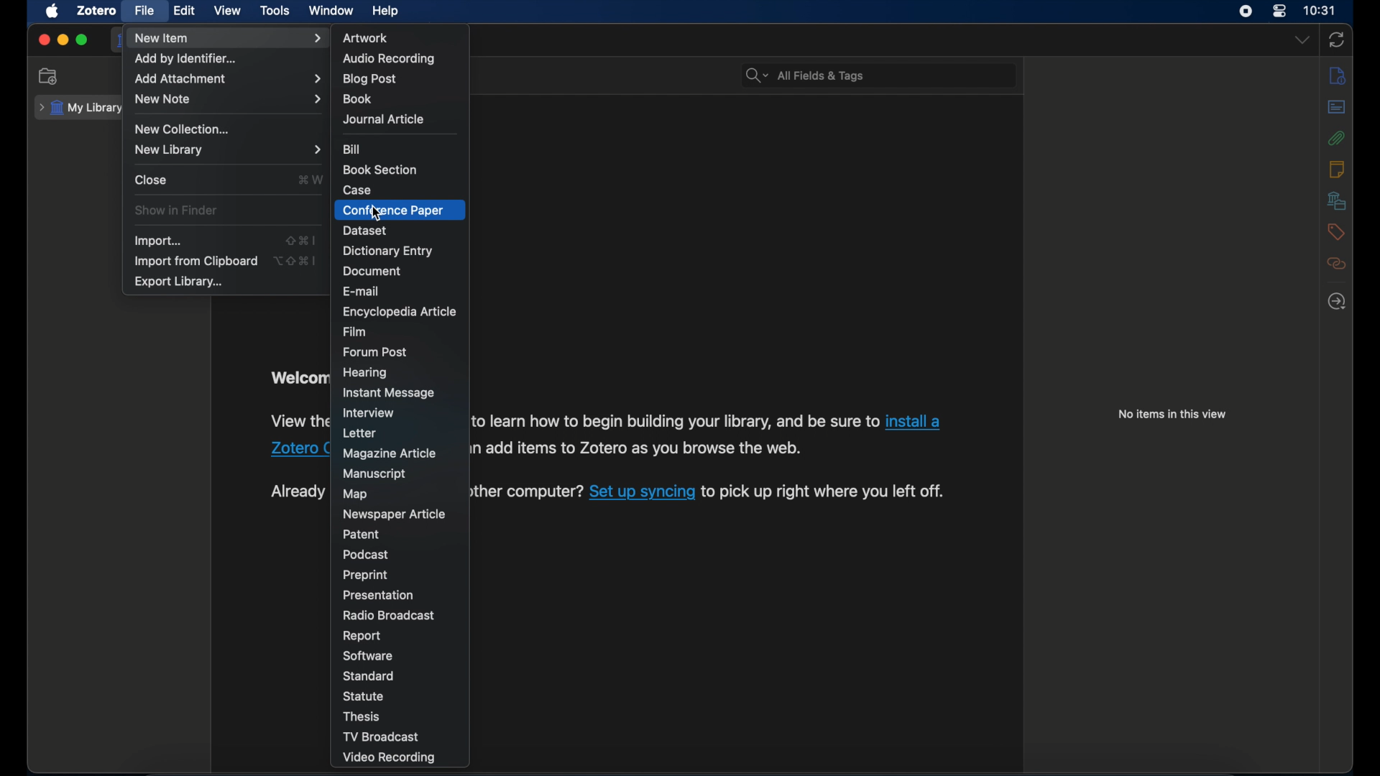 This screenshot has width=1380, height=776. What do you see at coordinates (229, 98) in the screenshot?
I see `new note` at bounding box center [229, 98].